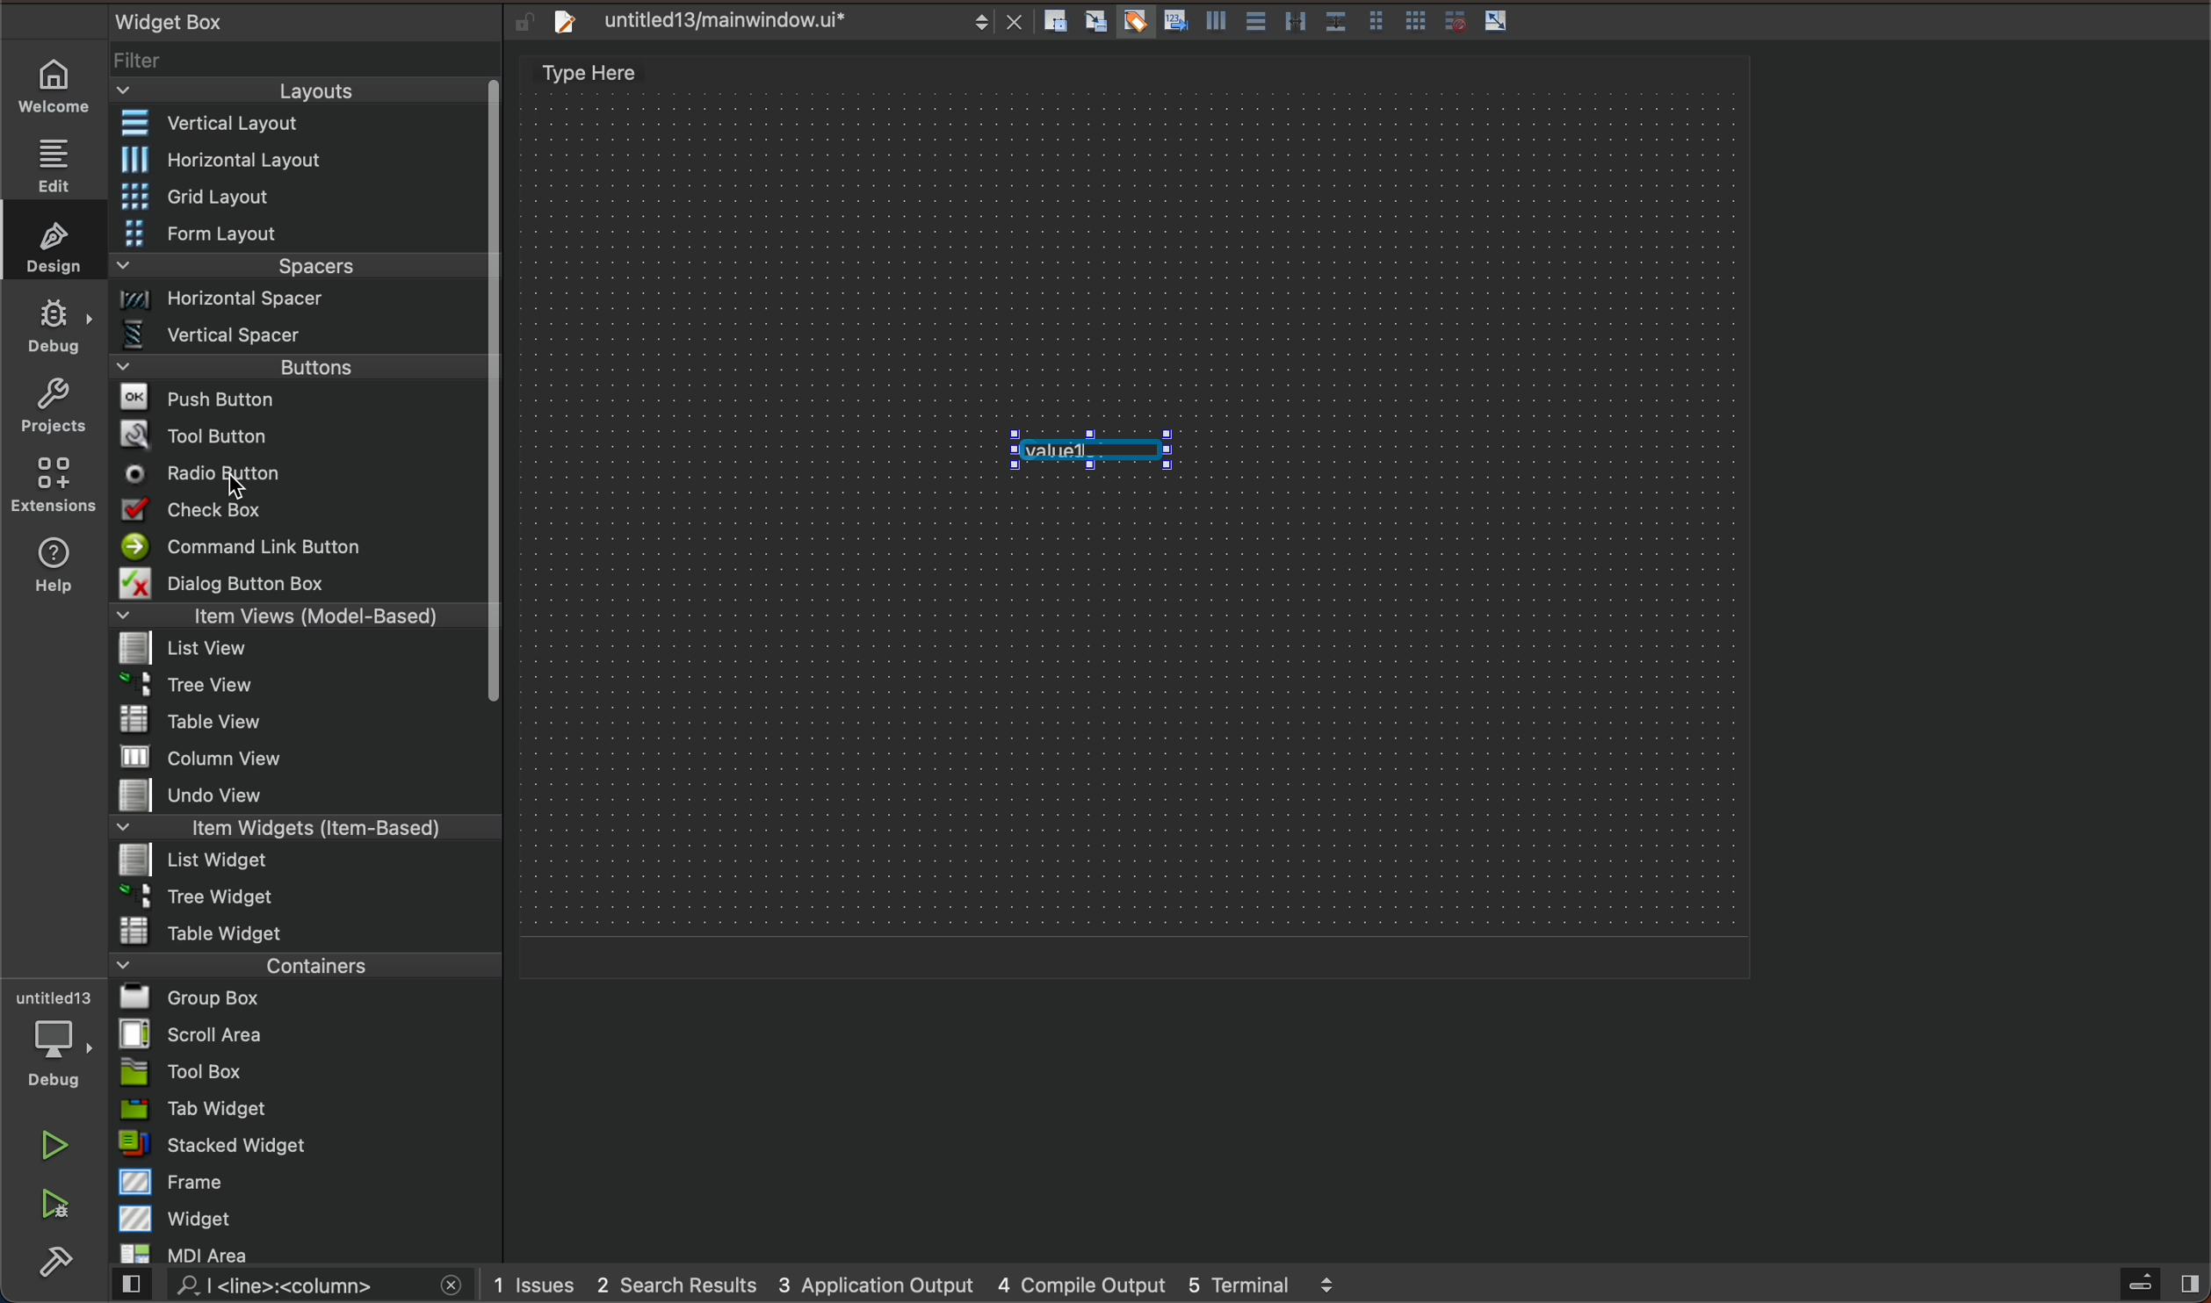 This screenshot has height=1303, width=2211. Describe the element at coordinates (307, 755) in the screenshot. I see `column ` at that location.